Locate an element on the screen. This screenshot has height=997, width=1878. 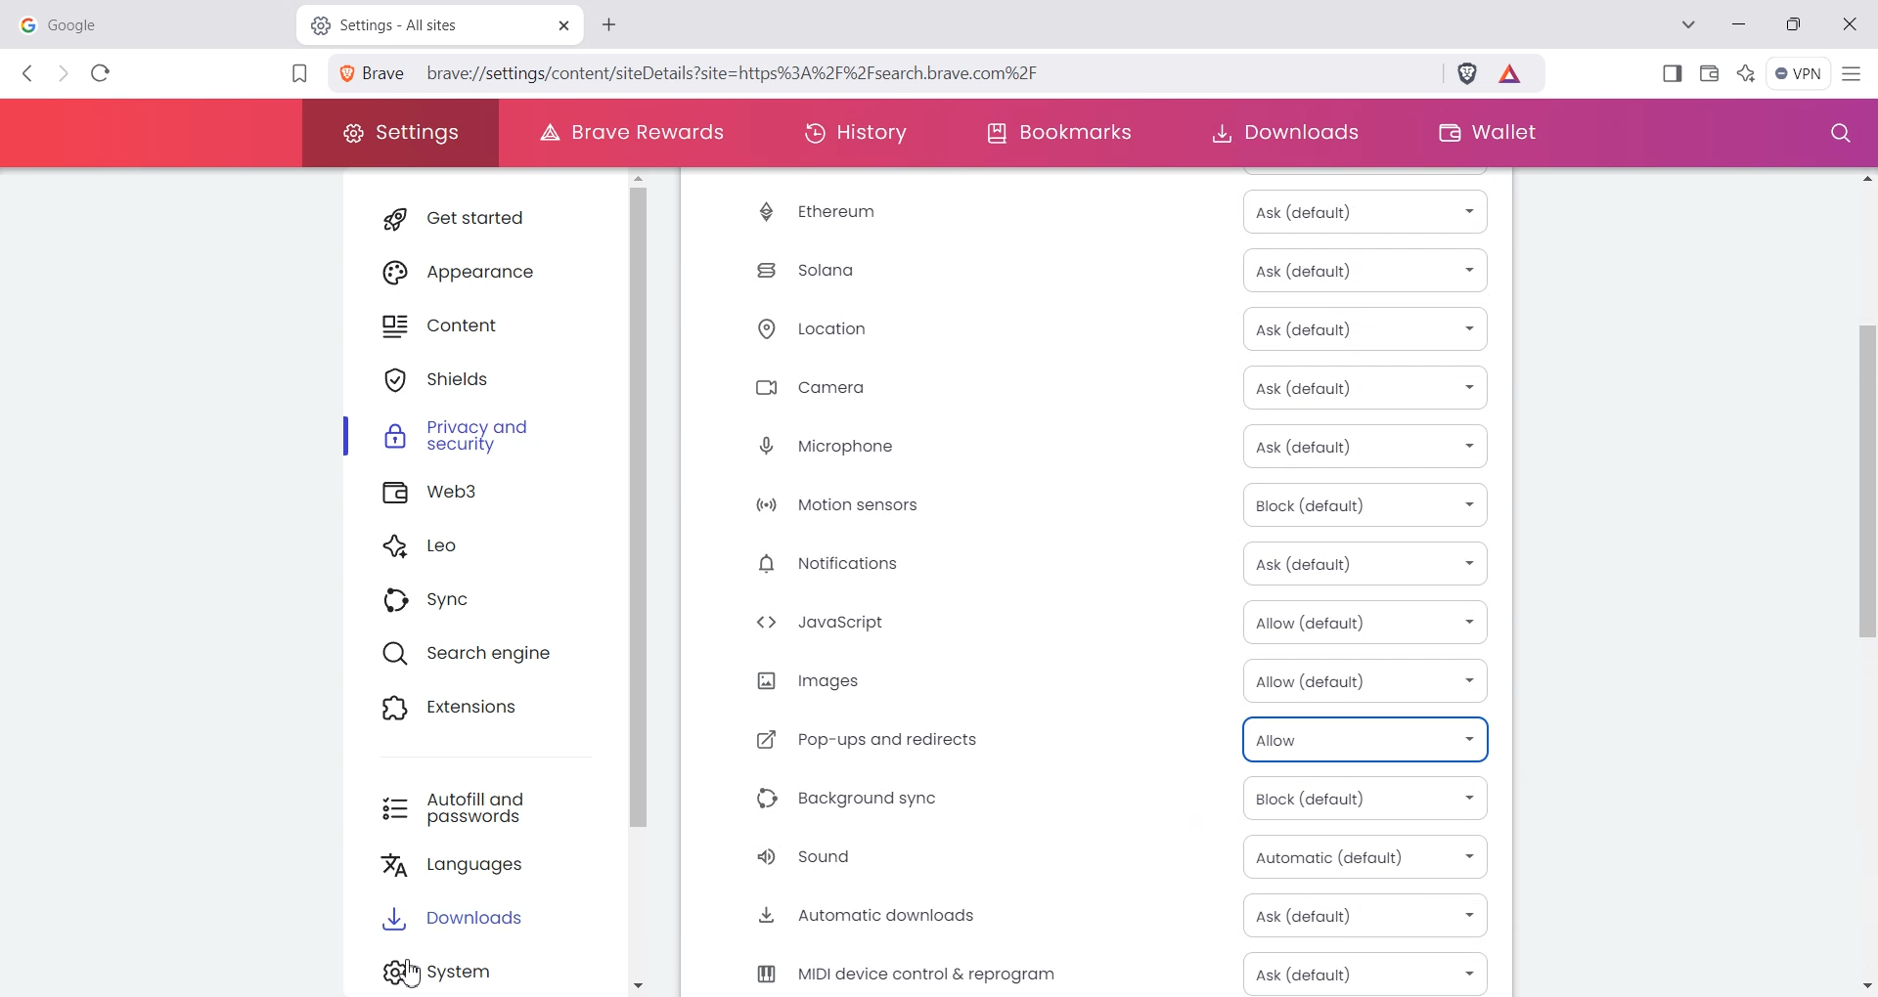
Camera Ask (Default) is located at coordinates (1098, 388).